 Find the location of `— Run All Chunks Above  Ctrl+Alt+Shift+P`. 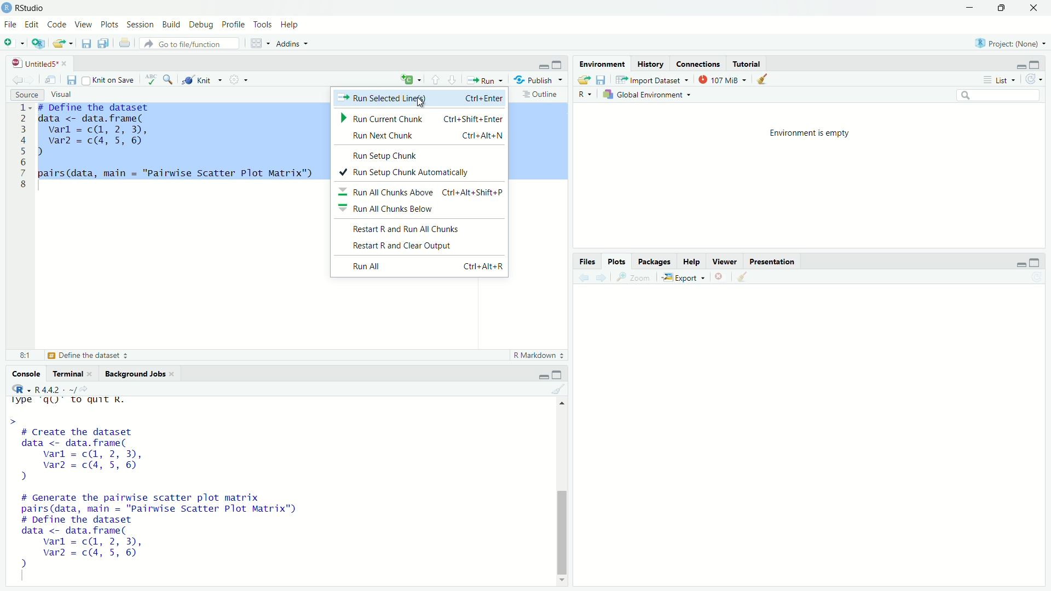

— Run All Chunks Above  Ctrl+Alt+Shift+P is located at coordinates (421, 192).